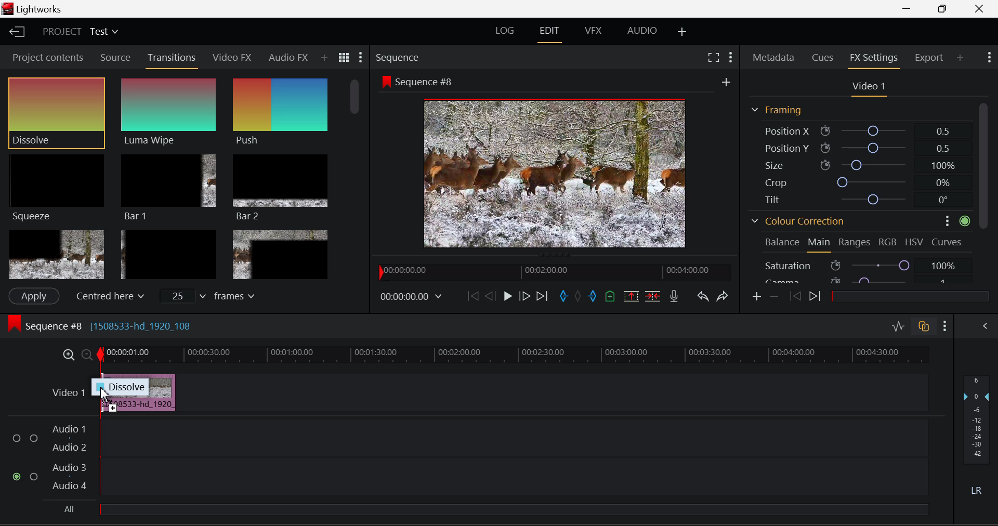 This screenshot has width=998, height=526. Describe the element at coordinates (472, 298) in the screenshot. I see `To Start` at that location.